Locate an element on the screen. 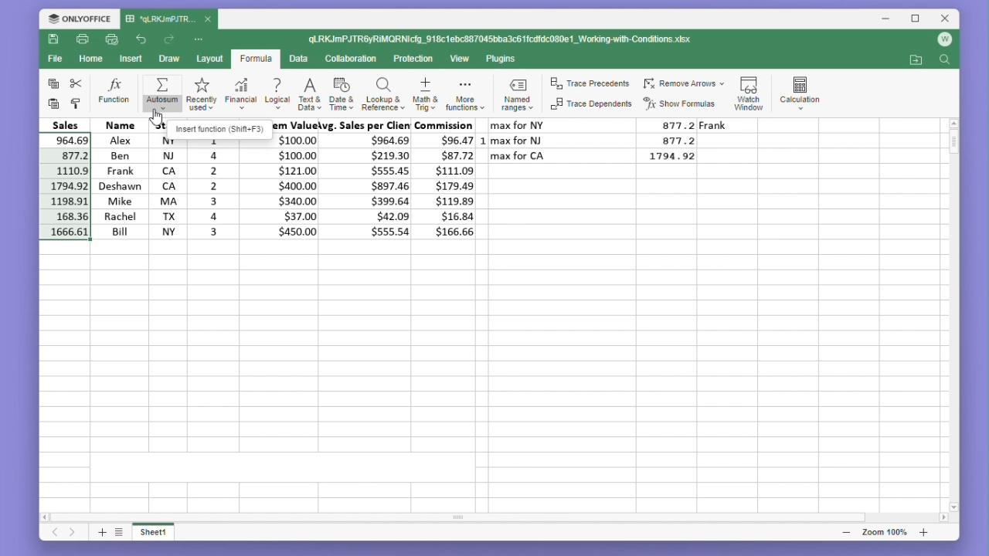 This screenshot has width=989, height=556. Collaboration is located at coordinates (350, 59).